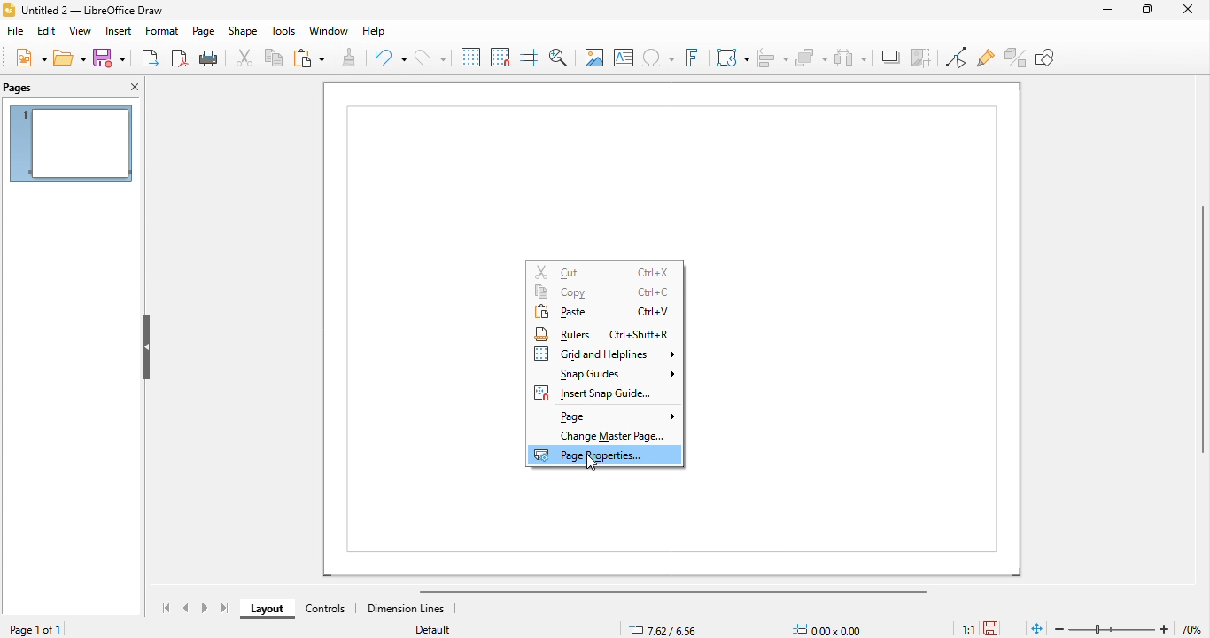 This screenshot has height=638, width=1210. What do you see at coordinates (308, 59) in the screenshot?
I see `paste` at bounding box center [308, 59].